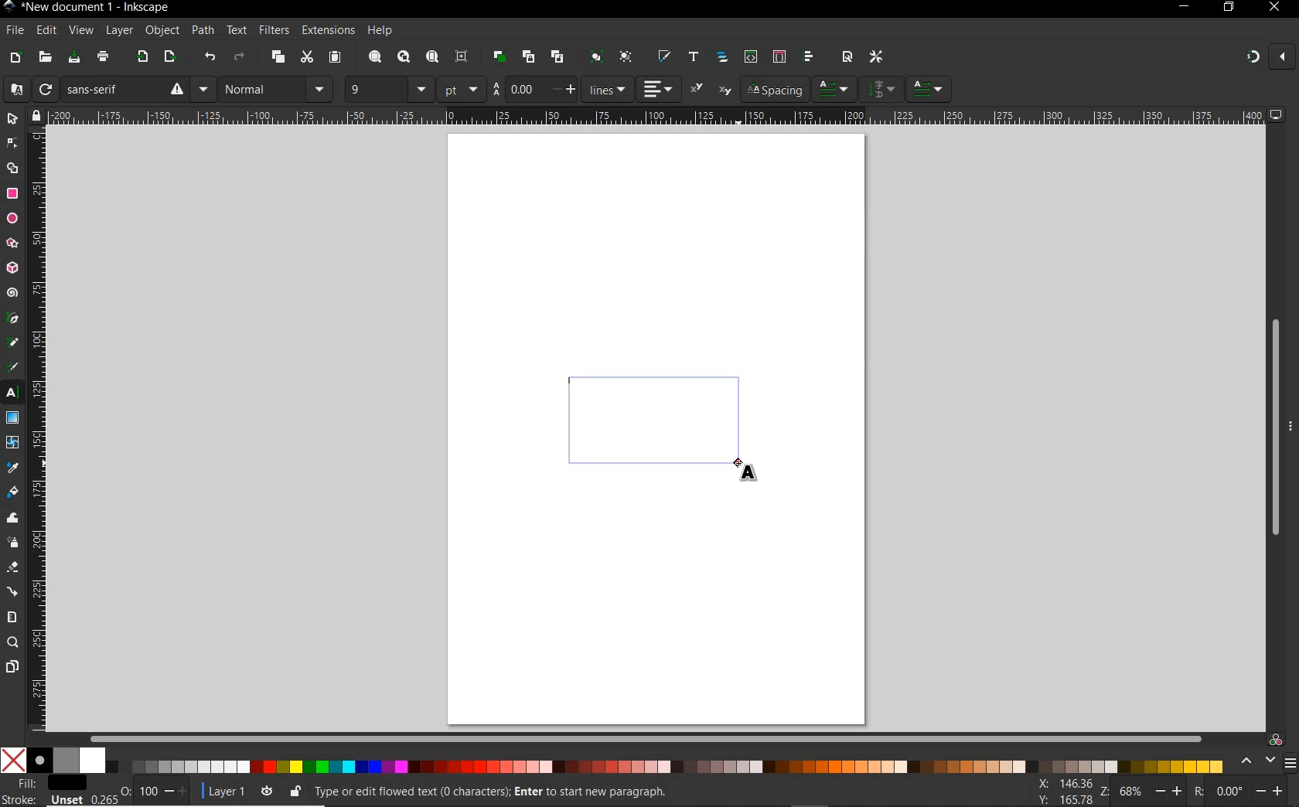  I want to click on scrollbar, so click(647, 738).